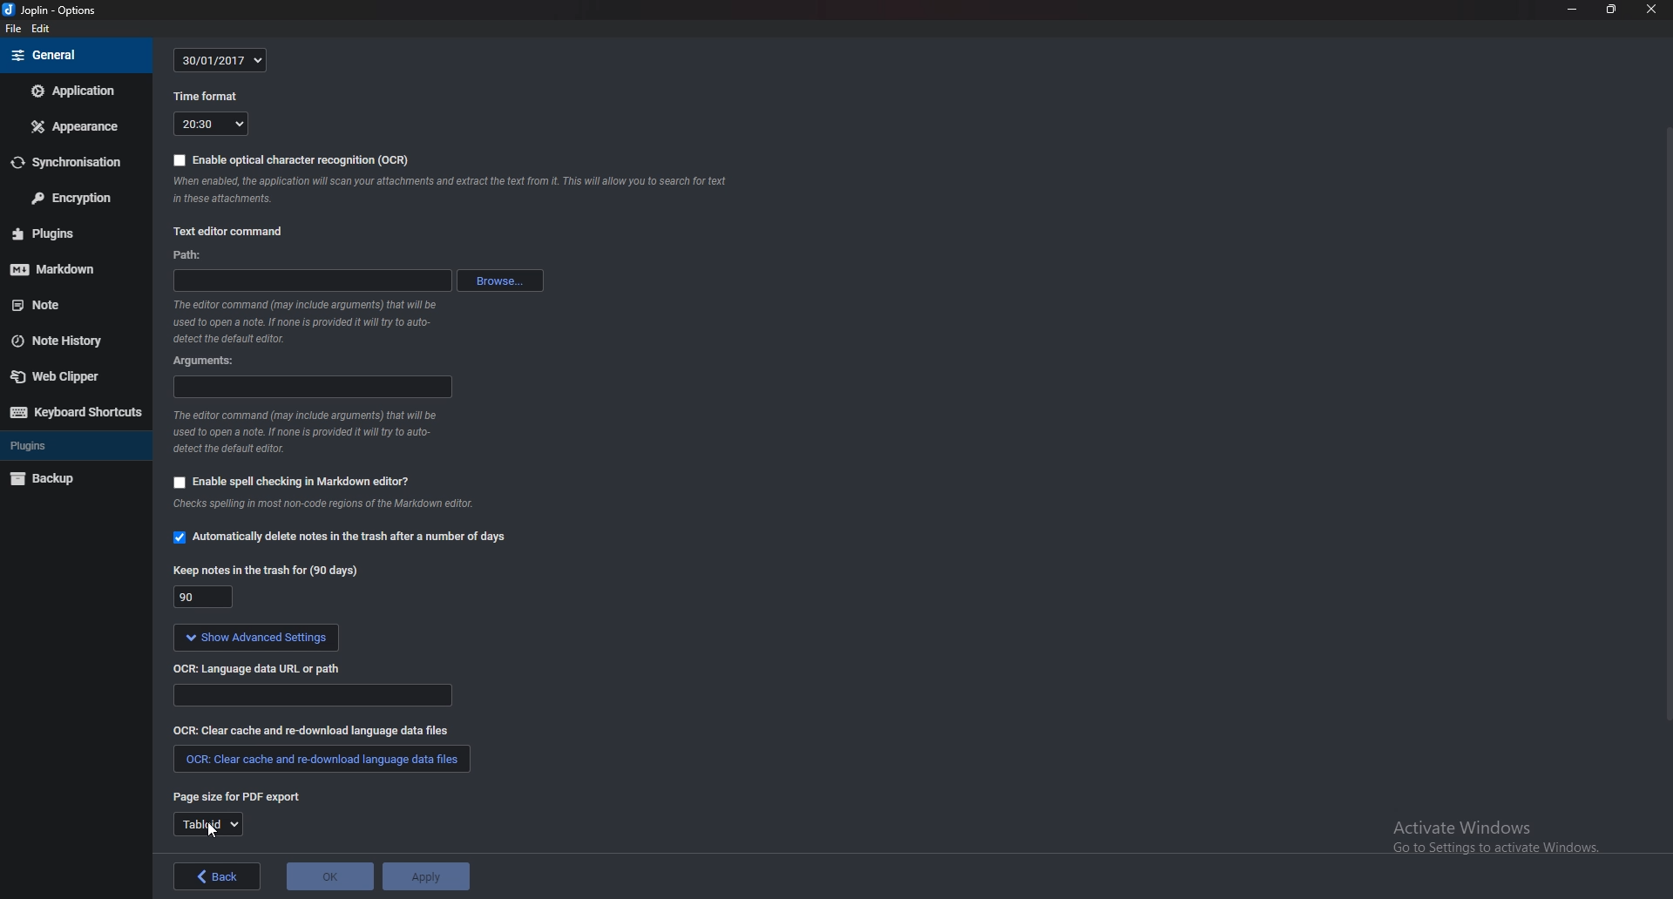 This screenshot has width=1673, height=899. Describe the element at coordinates (1609, 10) in the screenshot. I see `Resize` at that location.